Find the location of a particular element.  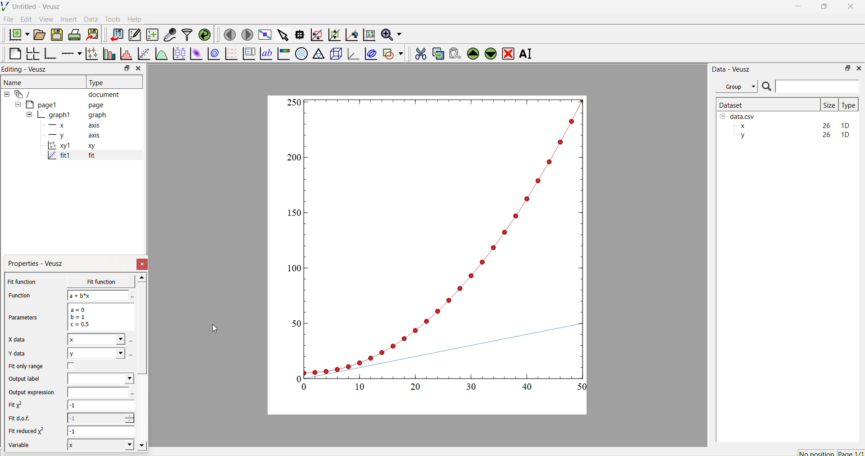

Scroll  is located at coordinates (142, 363).